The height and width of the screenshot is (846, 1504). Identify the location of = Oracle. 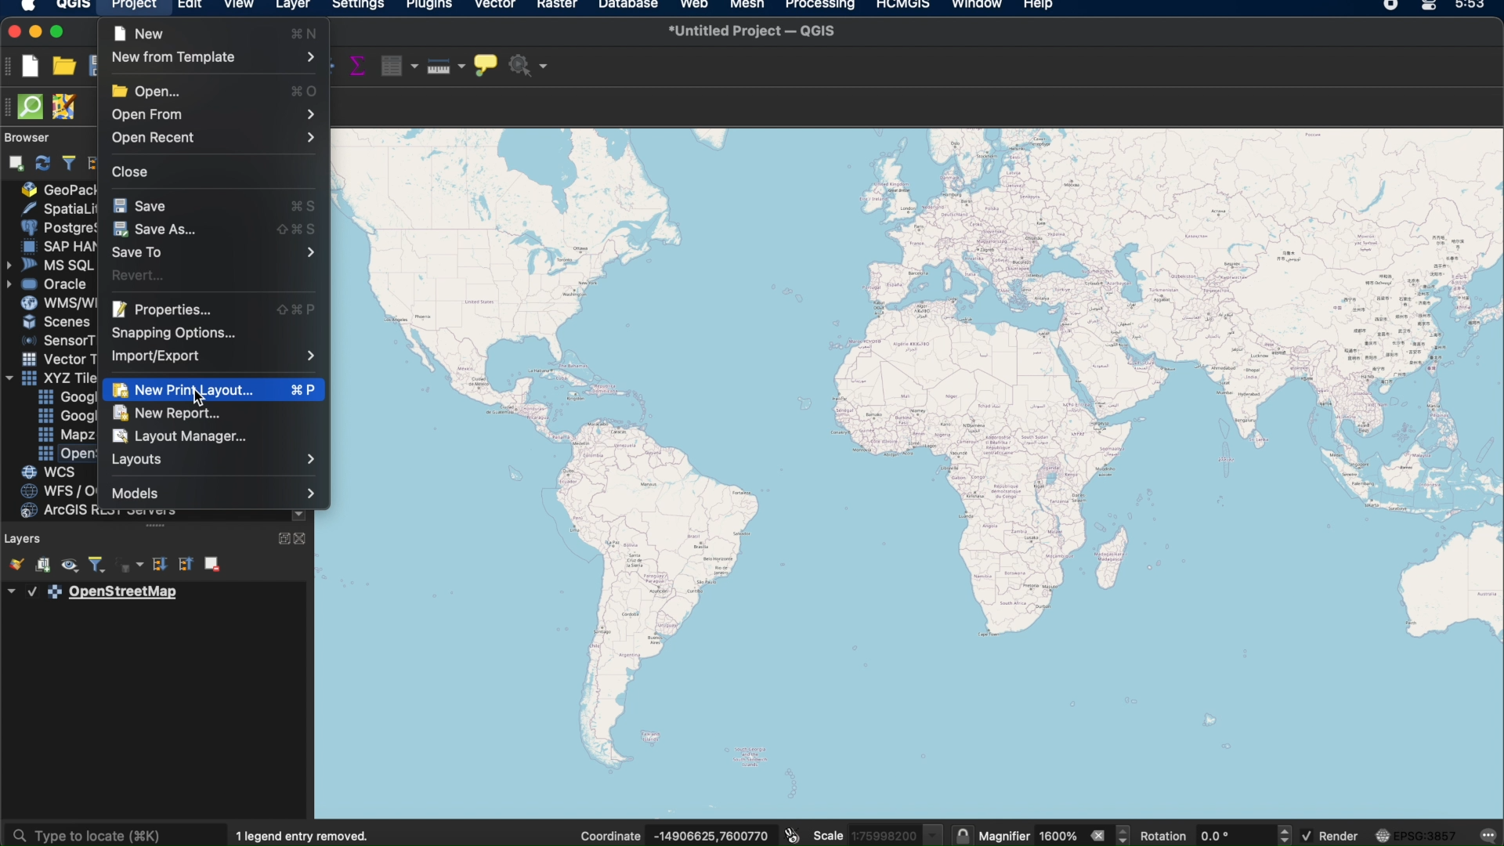
(58, 285).